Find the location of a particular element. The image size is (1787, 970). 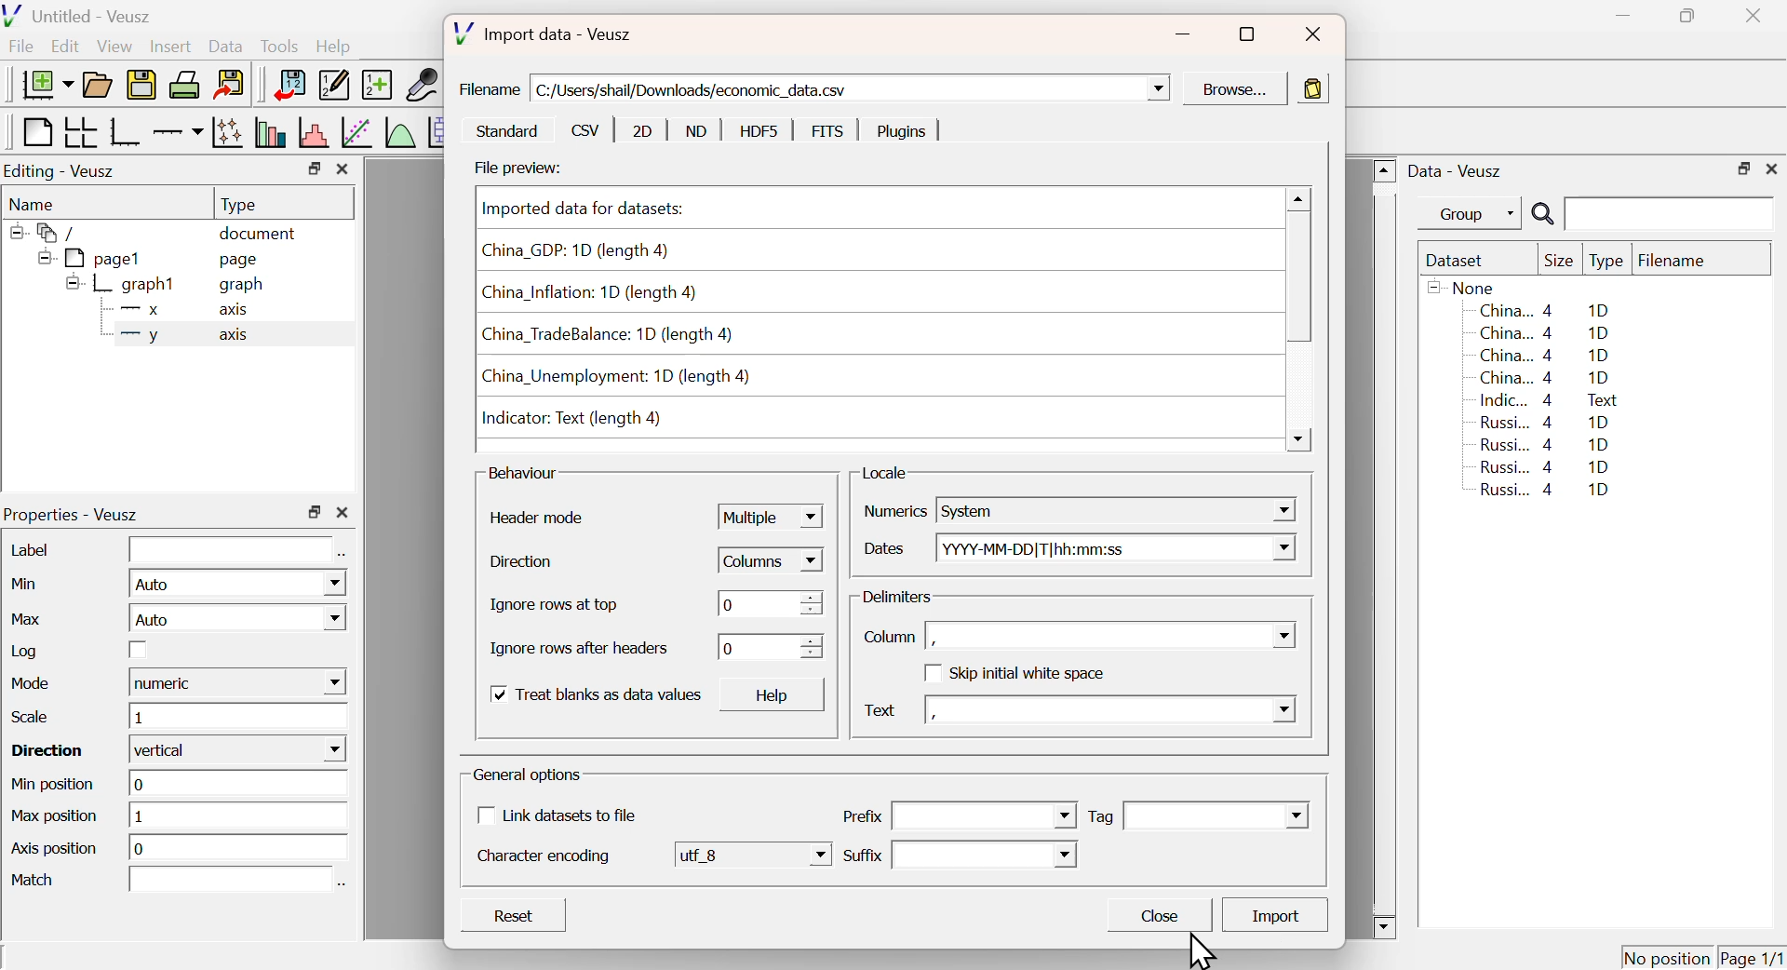

y axis is located at coordinates (175, 334).